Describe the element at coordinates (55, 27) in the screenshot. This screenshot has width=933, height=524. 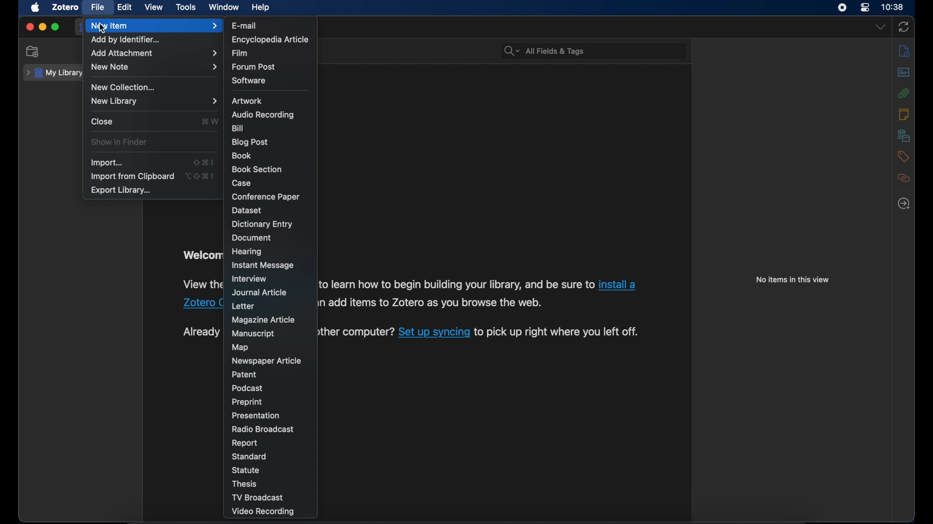
I see `maximize` at that location.